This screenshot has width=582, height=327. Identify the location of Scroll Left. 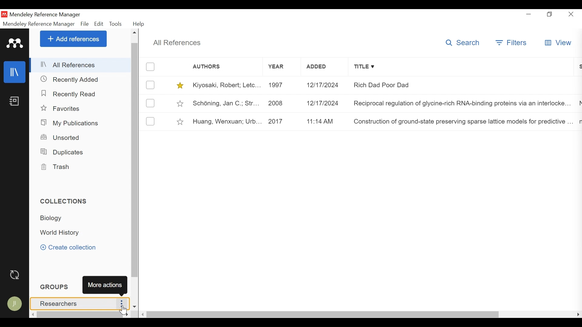
(144, 314).